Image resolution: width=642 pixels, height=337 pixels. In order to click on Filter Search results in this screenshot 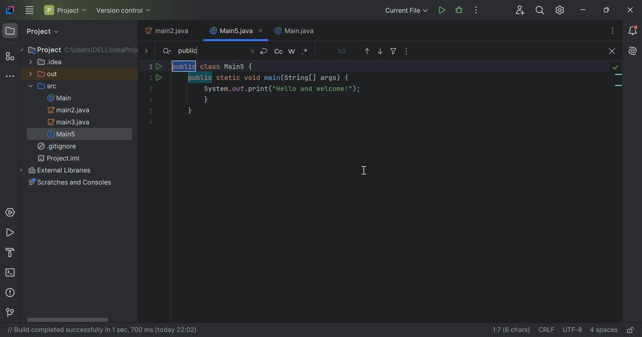, I will do `click(393, 50)`.